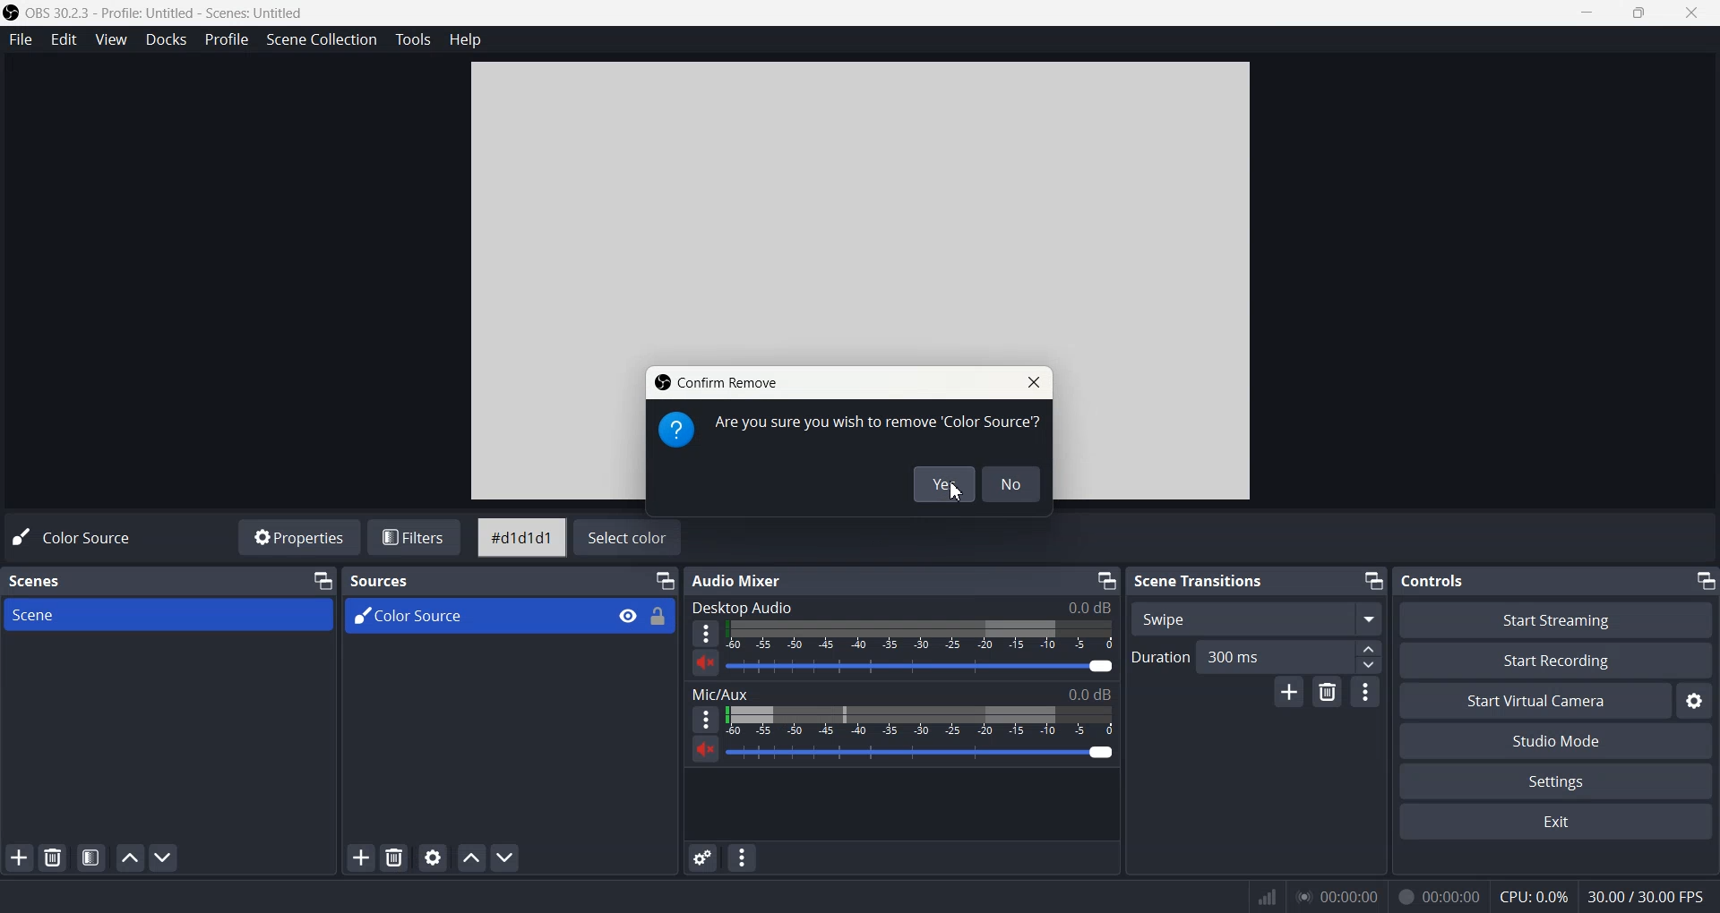 This screenshot has height=913, width=1720. I want to click on File, so click(20, 39).